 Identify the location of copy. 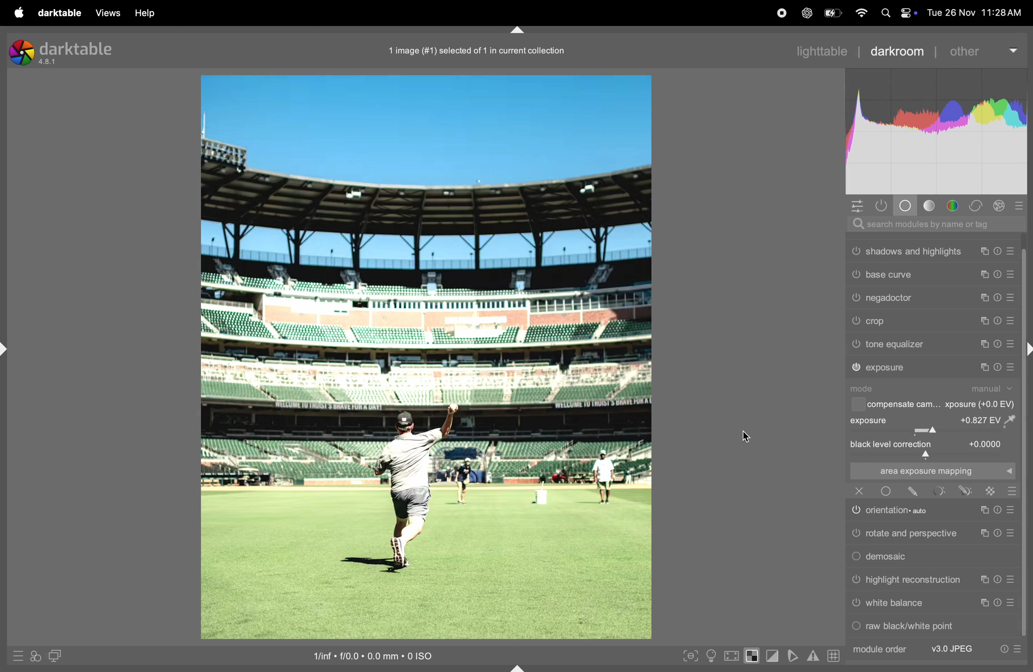
(982, 511).